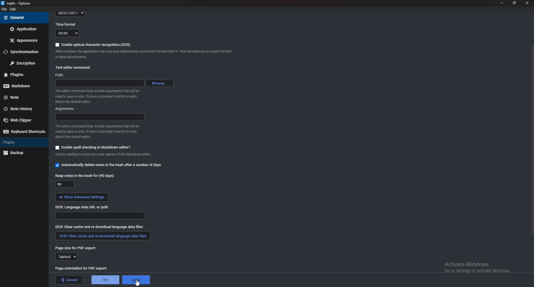 This screenshot has width=534, height=287. I want to click on note, so click(21, 98).